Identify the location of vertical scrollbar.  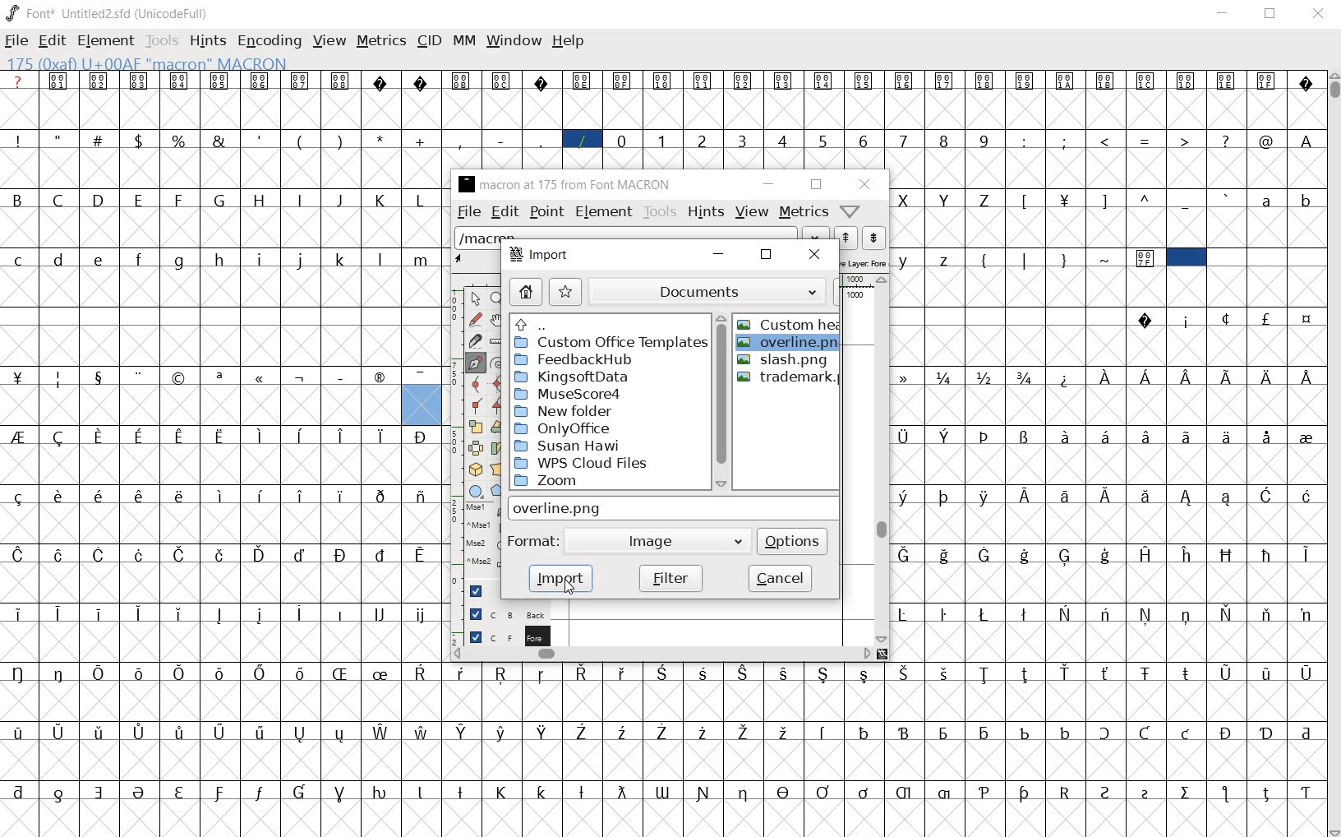
(877, 459).